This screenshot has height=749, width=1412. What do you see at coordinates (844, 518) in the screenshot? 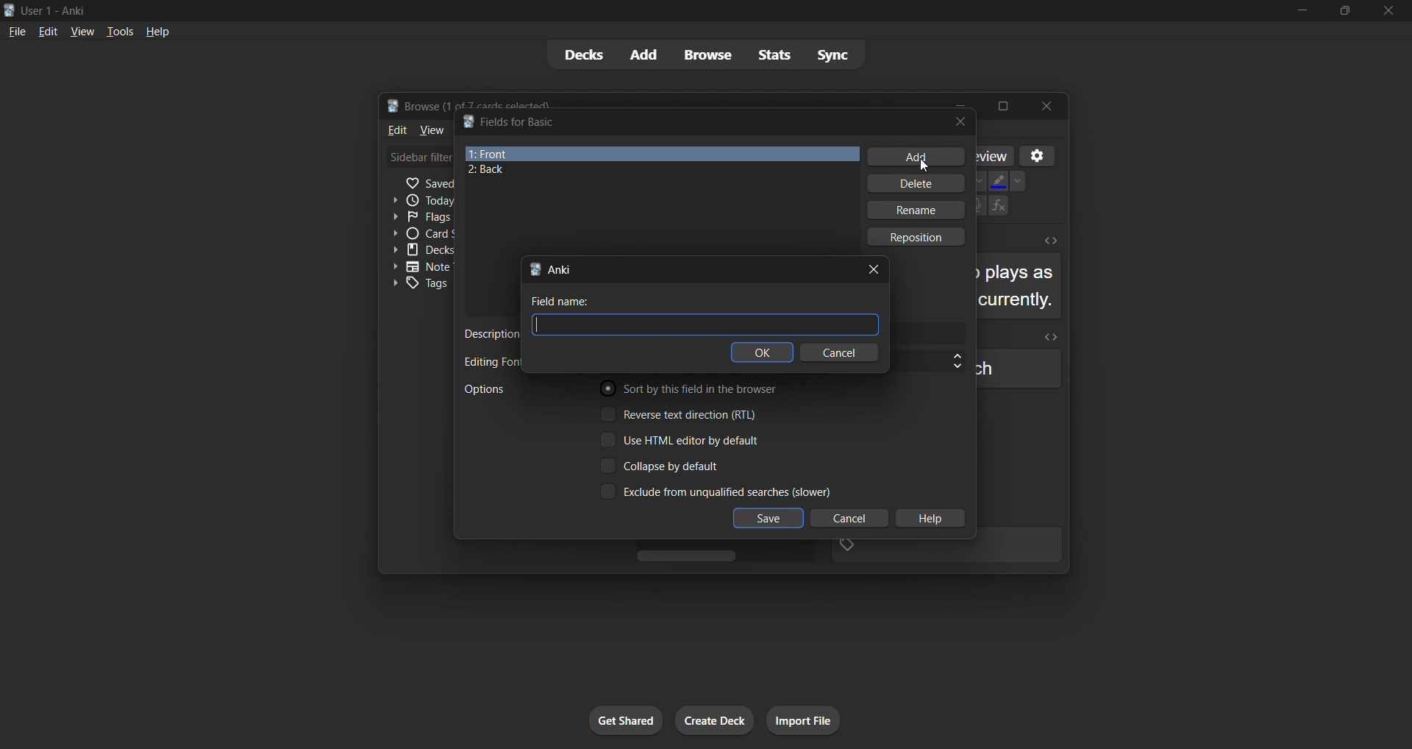
I see `cancel` at bounding box center [844, 518].